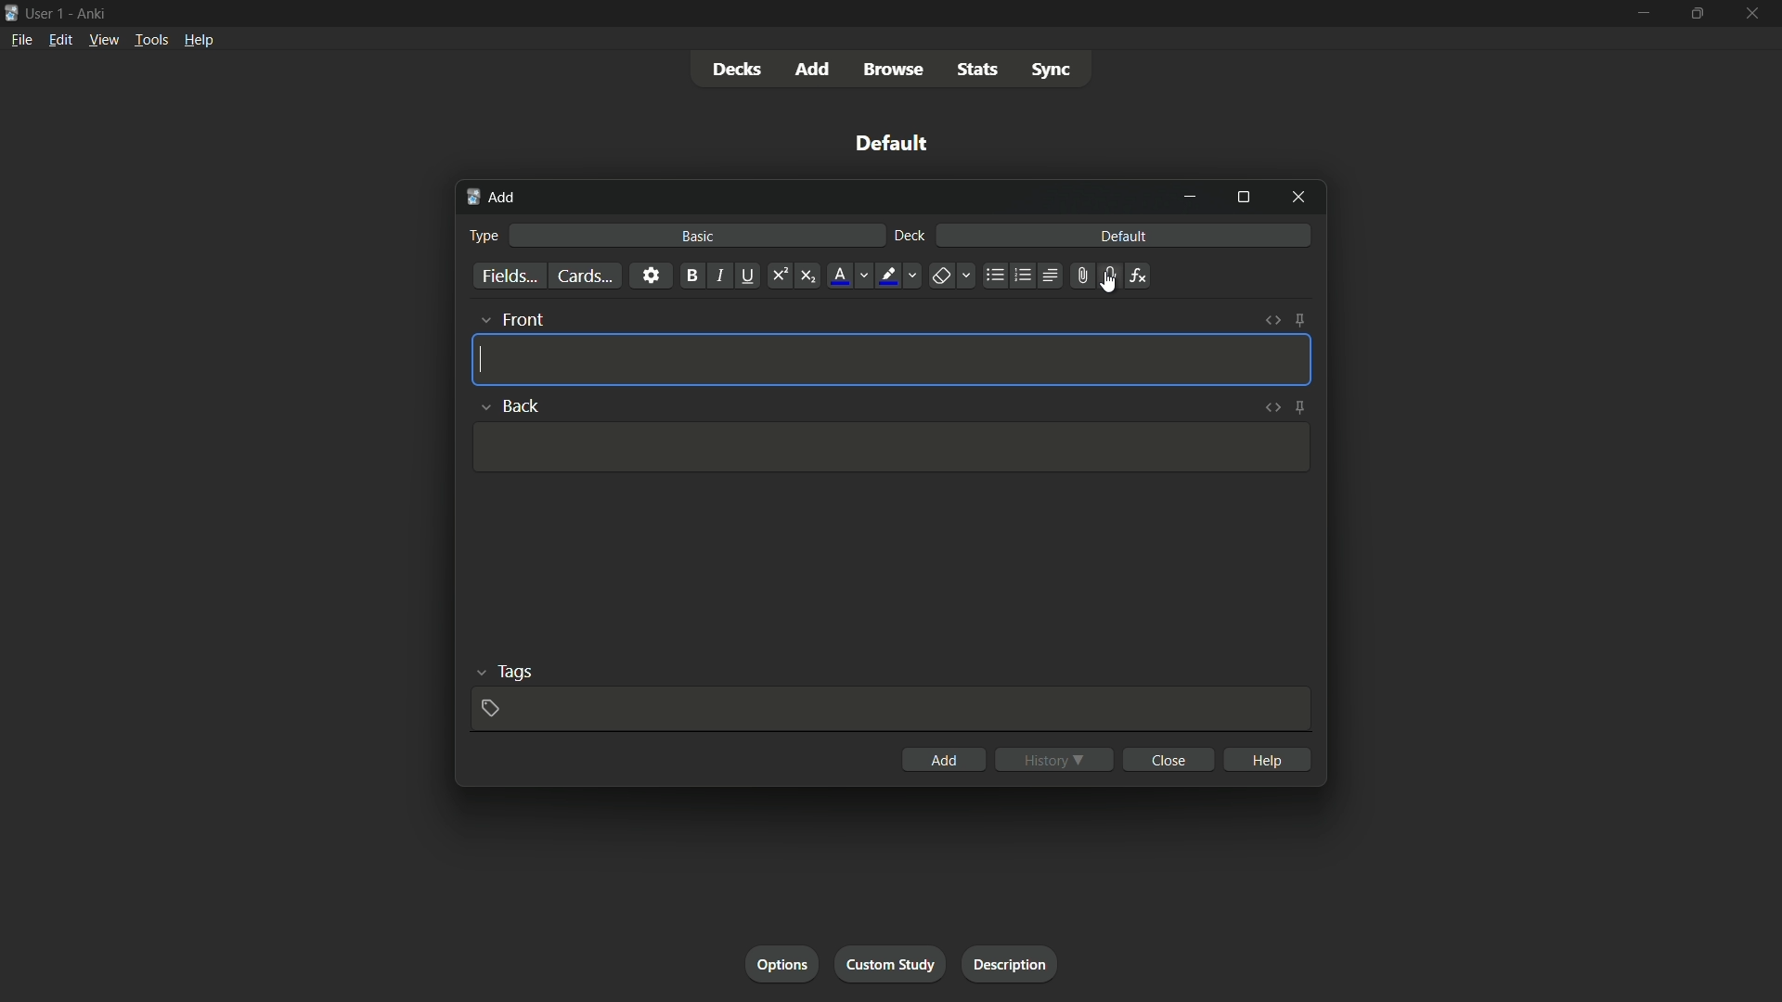  What do you see at coordinates (897, 70) in the screenshot?
I see `browse` at bounding box center [897, 70].